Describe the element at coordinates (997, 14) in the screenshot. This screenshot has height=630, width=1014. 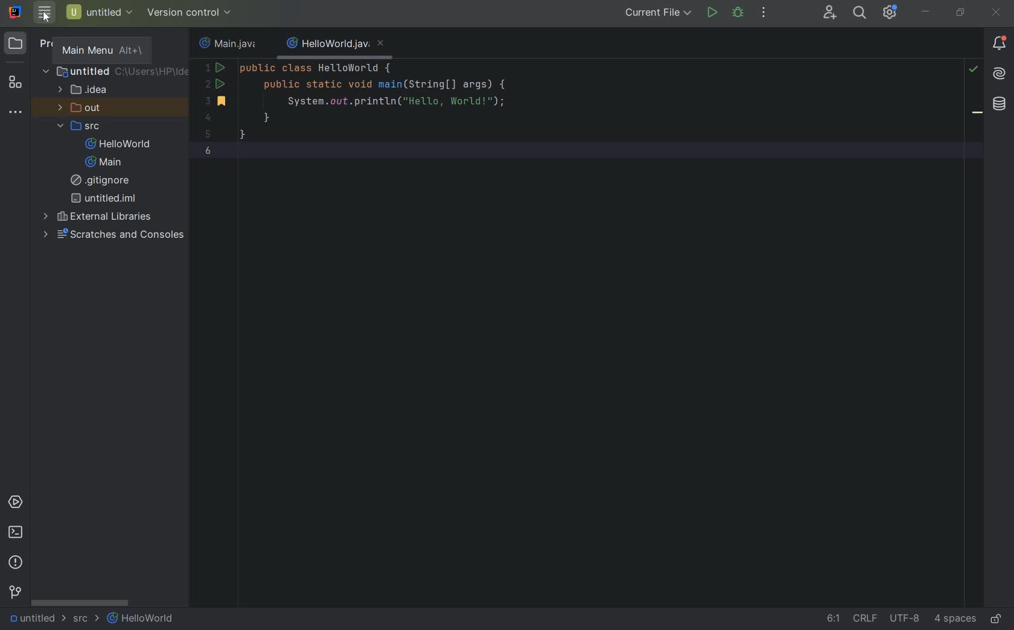
I see `close` at that location.